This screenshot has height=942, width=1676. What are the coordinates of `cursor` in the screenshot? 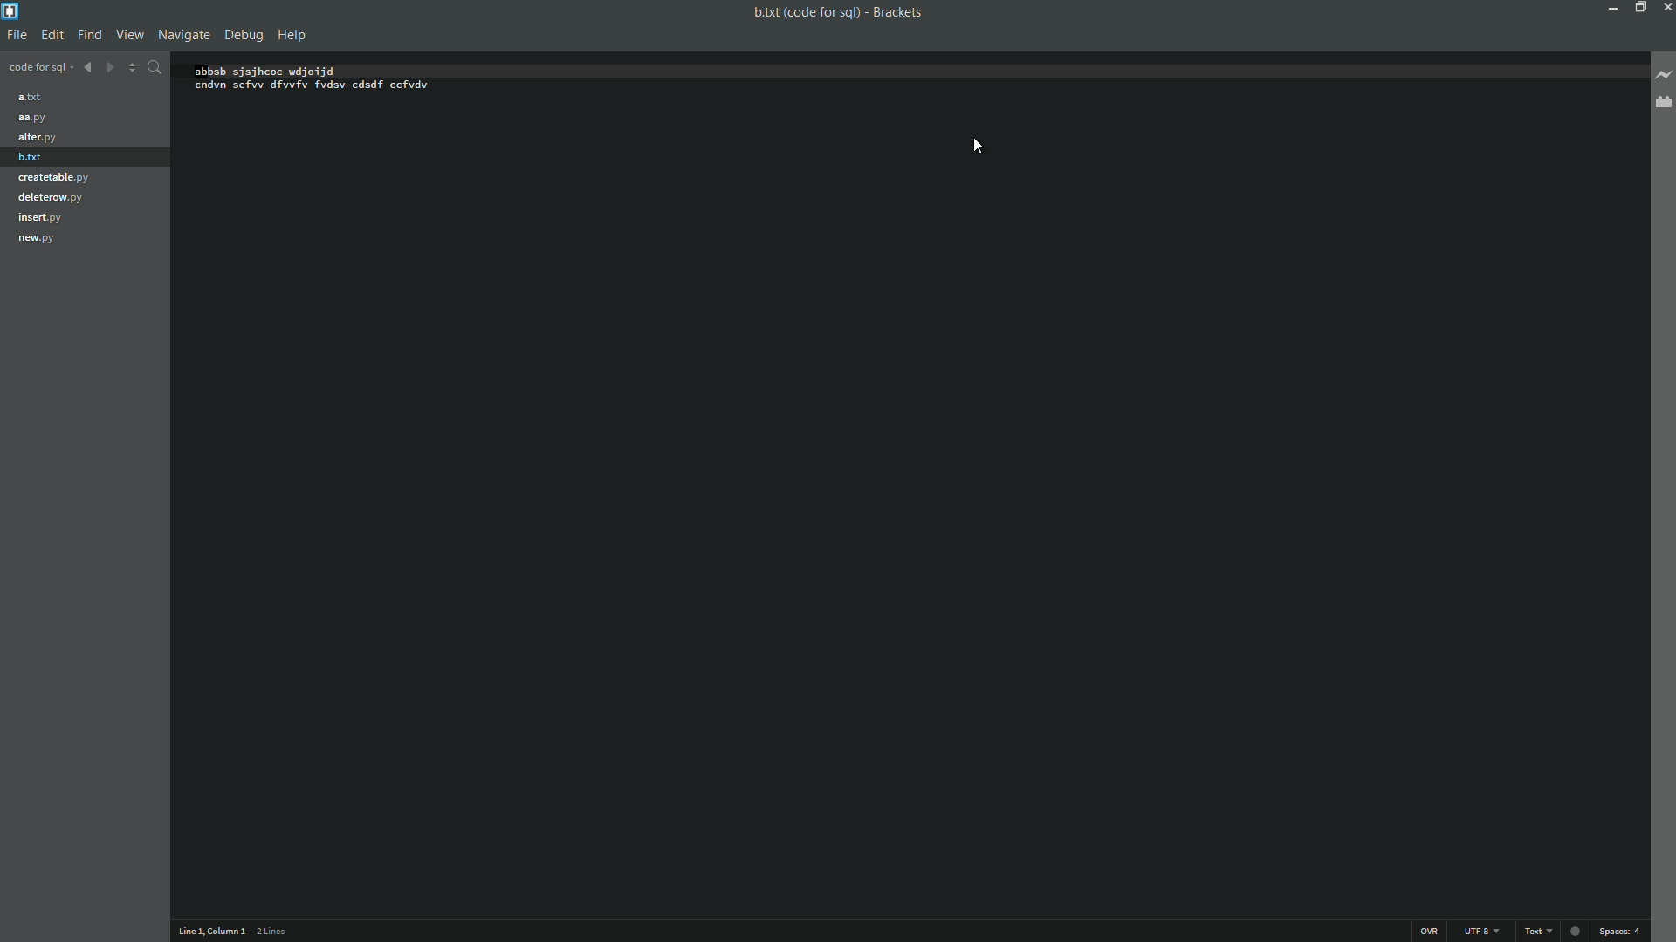 It's located at (980, 137).